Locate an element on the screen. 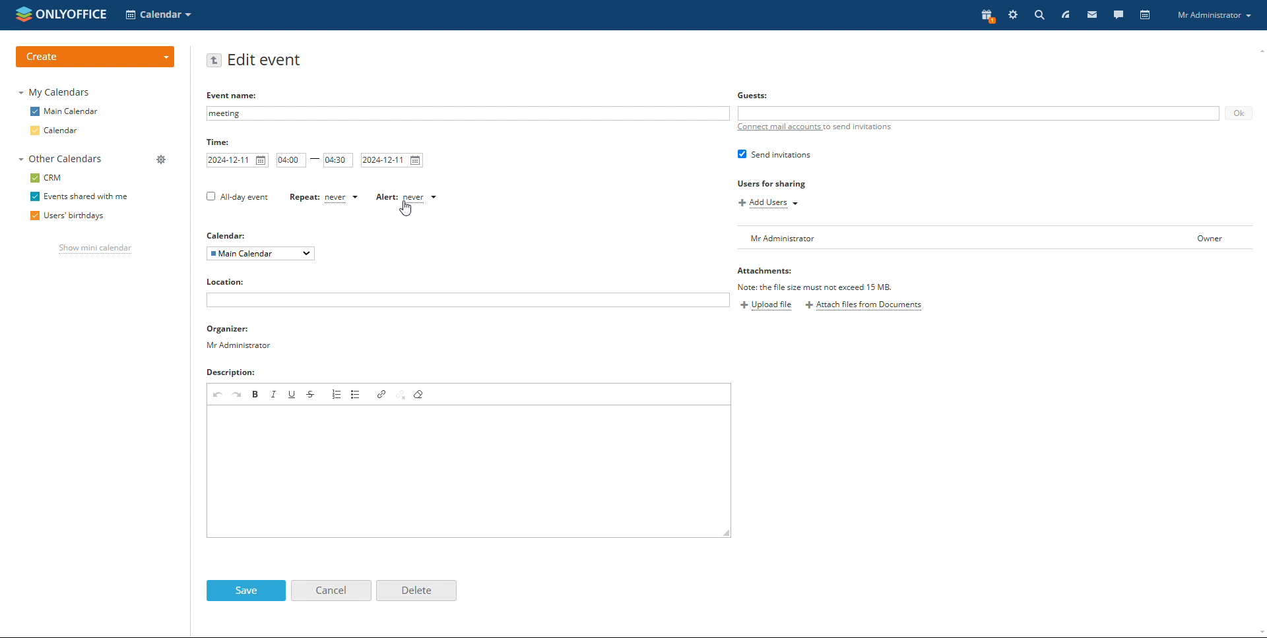 This screenshot has height=638, width=1267. link is located at coordinates (381, 394).